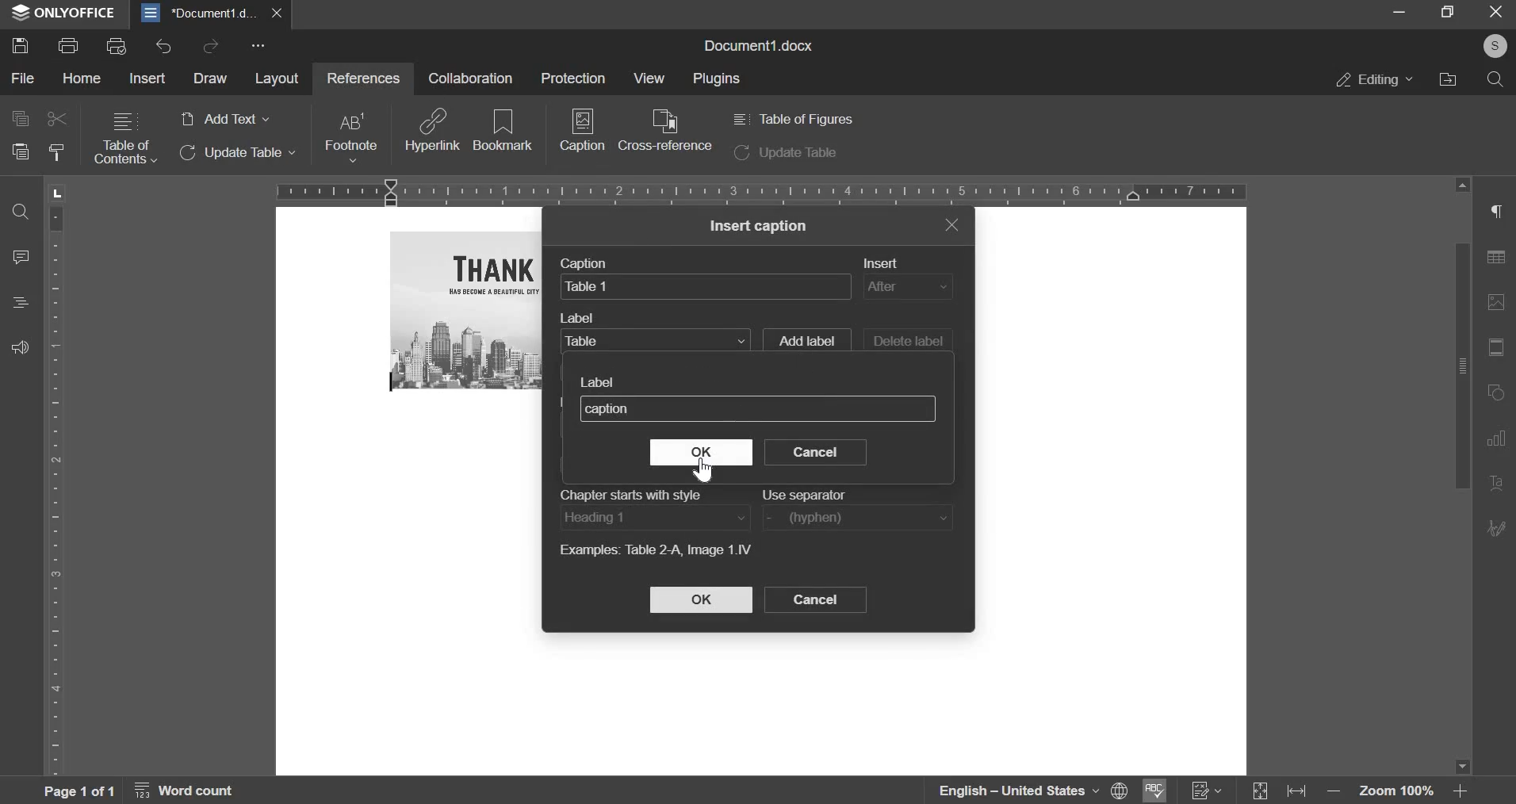 This screenshot has width=1516, height=804. What do you see at coordinates (815, 599) in the screenshot?
I see `cancel` at bounding box center [815, 599].